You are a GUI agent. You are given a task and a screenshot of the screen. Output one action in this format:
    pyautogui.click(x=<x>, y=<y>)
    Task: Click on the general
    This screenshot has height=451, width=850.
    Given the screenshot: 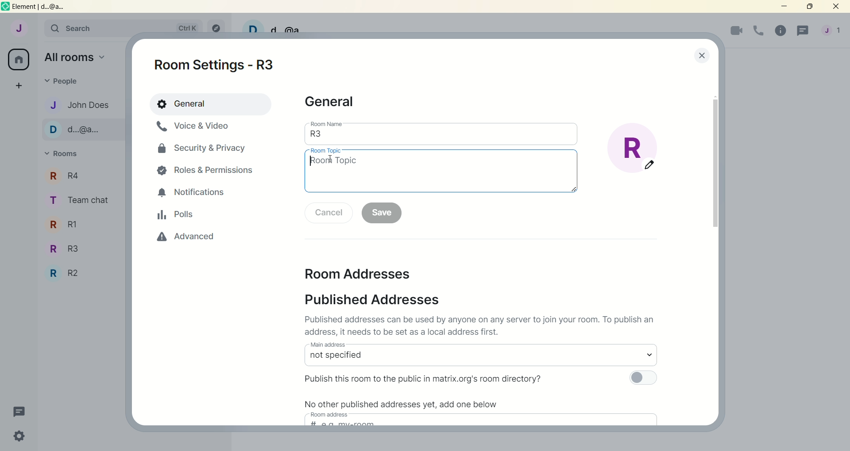 What is the action you would take?
    pyautogui.click(x=212, y=103)
    